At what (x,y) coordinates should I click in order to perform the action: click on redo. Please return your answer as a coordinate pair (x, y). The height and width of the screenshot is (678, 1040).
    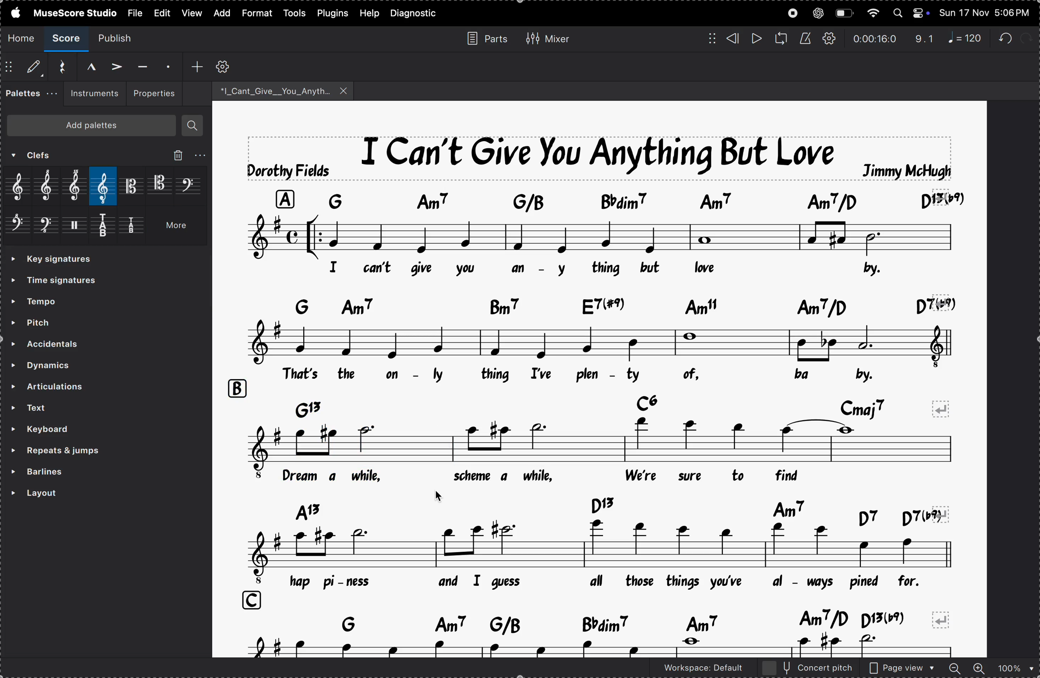
    Looking at the image, I should click on (1008, 36).